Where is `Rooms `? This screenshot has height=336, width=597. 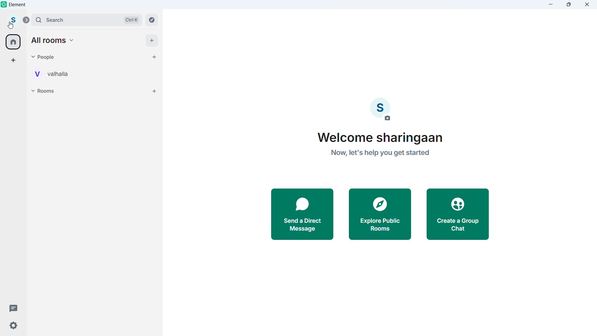
Rooms  is located at coordinates (49, 91).